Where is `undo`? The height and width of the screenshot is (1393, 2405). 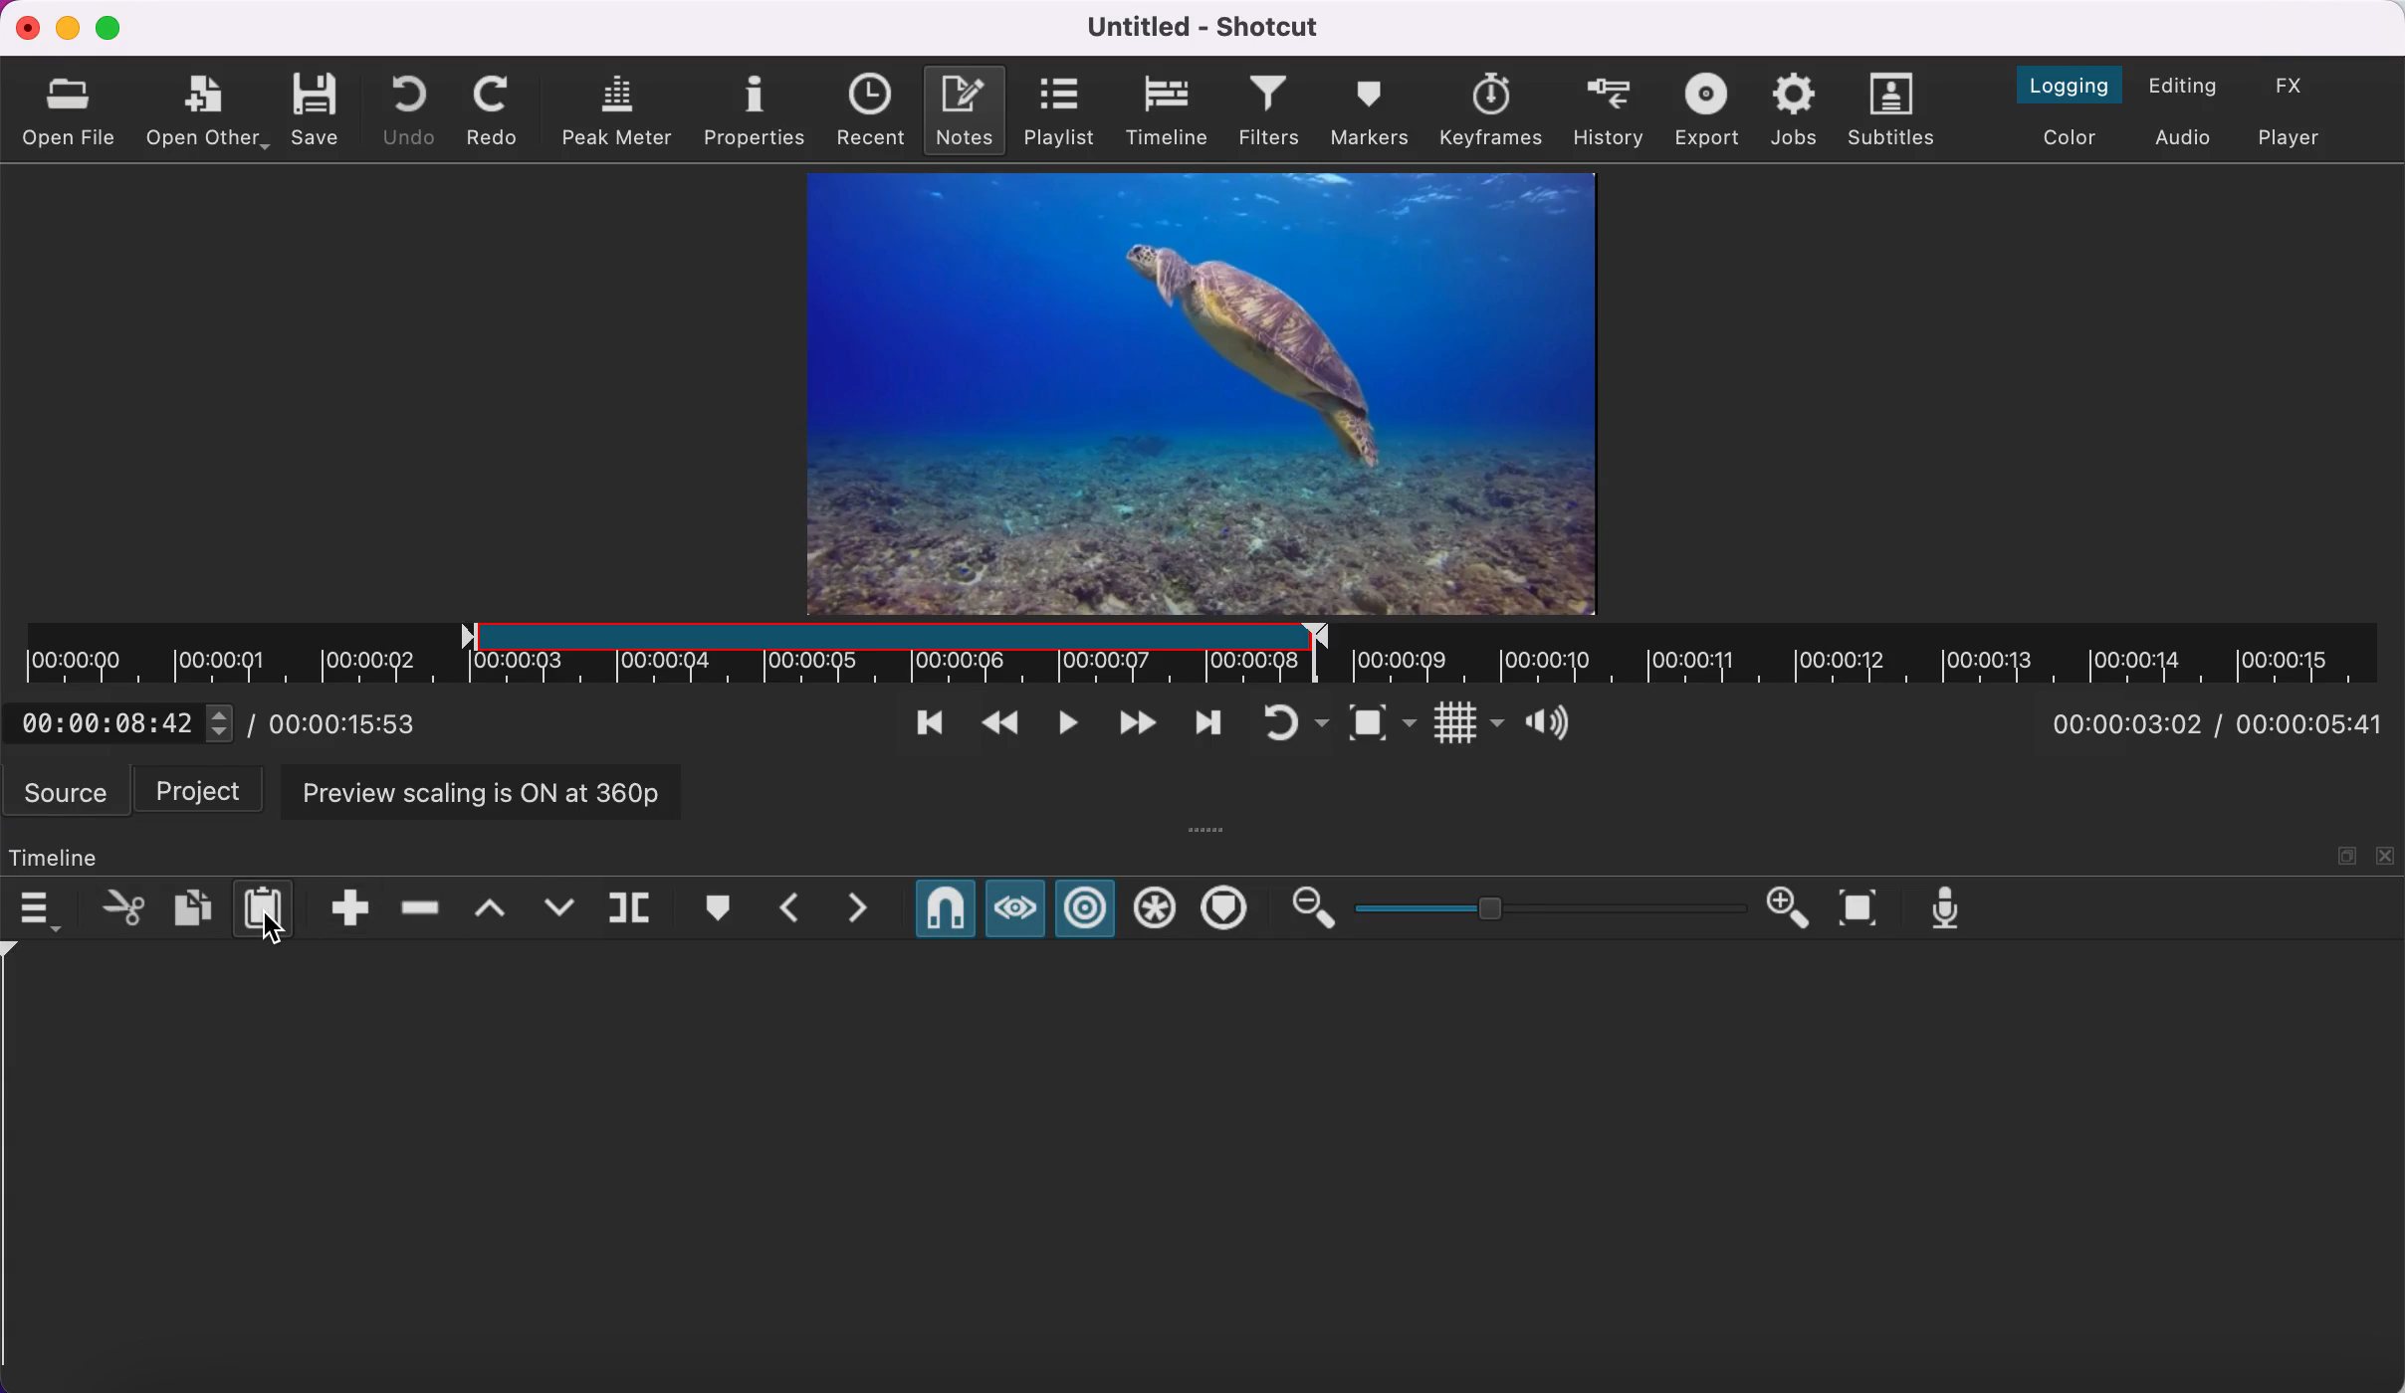 undo is located at coordinates (413, 107).